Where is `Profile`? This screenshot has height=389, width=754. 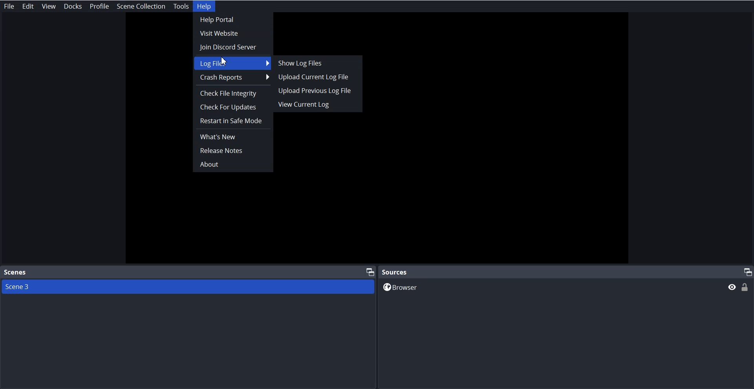 Profile is located at coordinates (98, 6).